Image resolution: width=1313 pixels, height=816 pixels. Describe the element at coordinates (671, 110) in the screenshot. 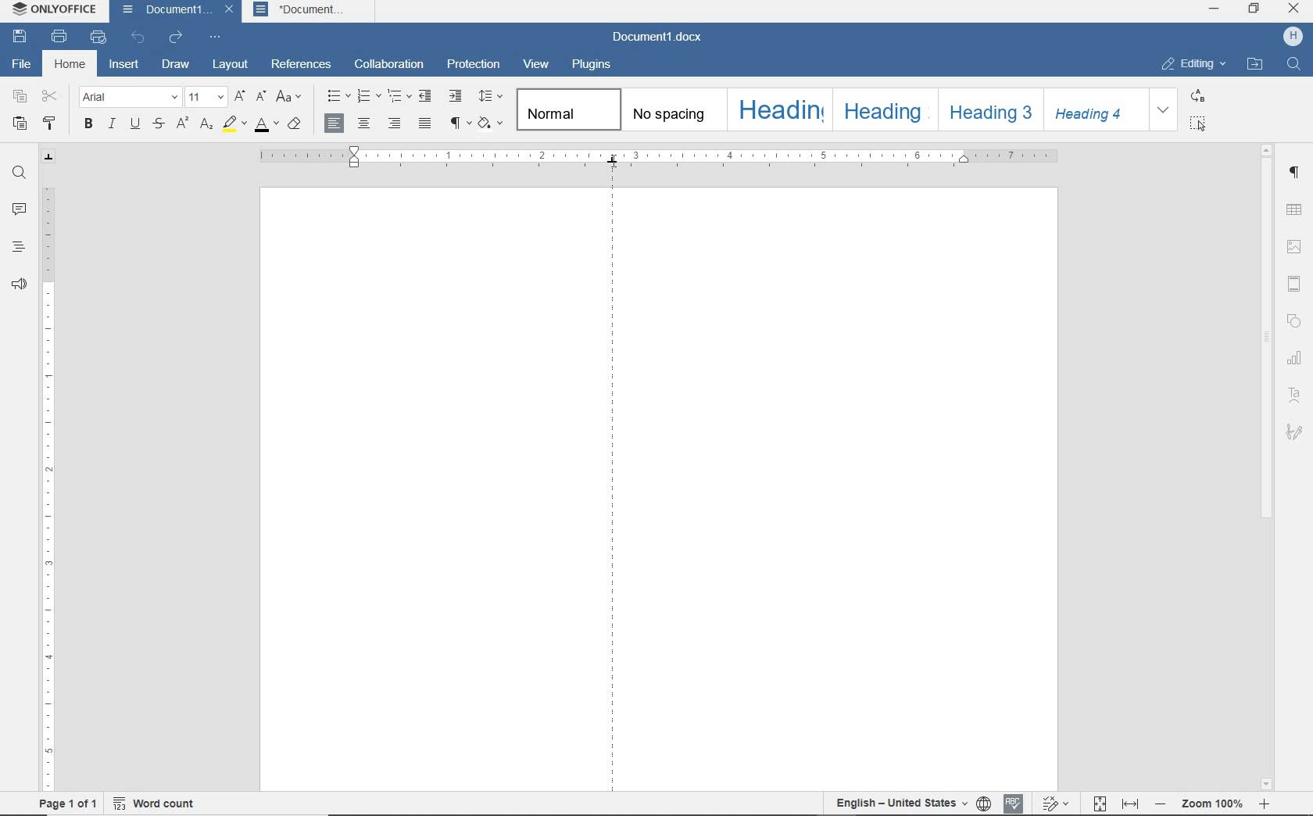

I see `NO SPACING` at that location.